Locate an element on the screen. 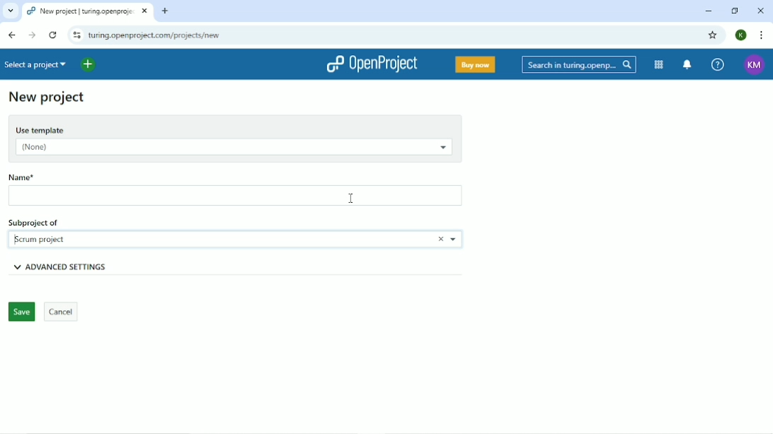 Image resolution: width=773 pixels, height=434 pixels. View site information is located at coordinates (75, 35).